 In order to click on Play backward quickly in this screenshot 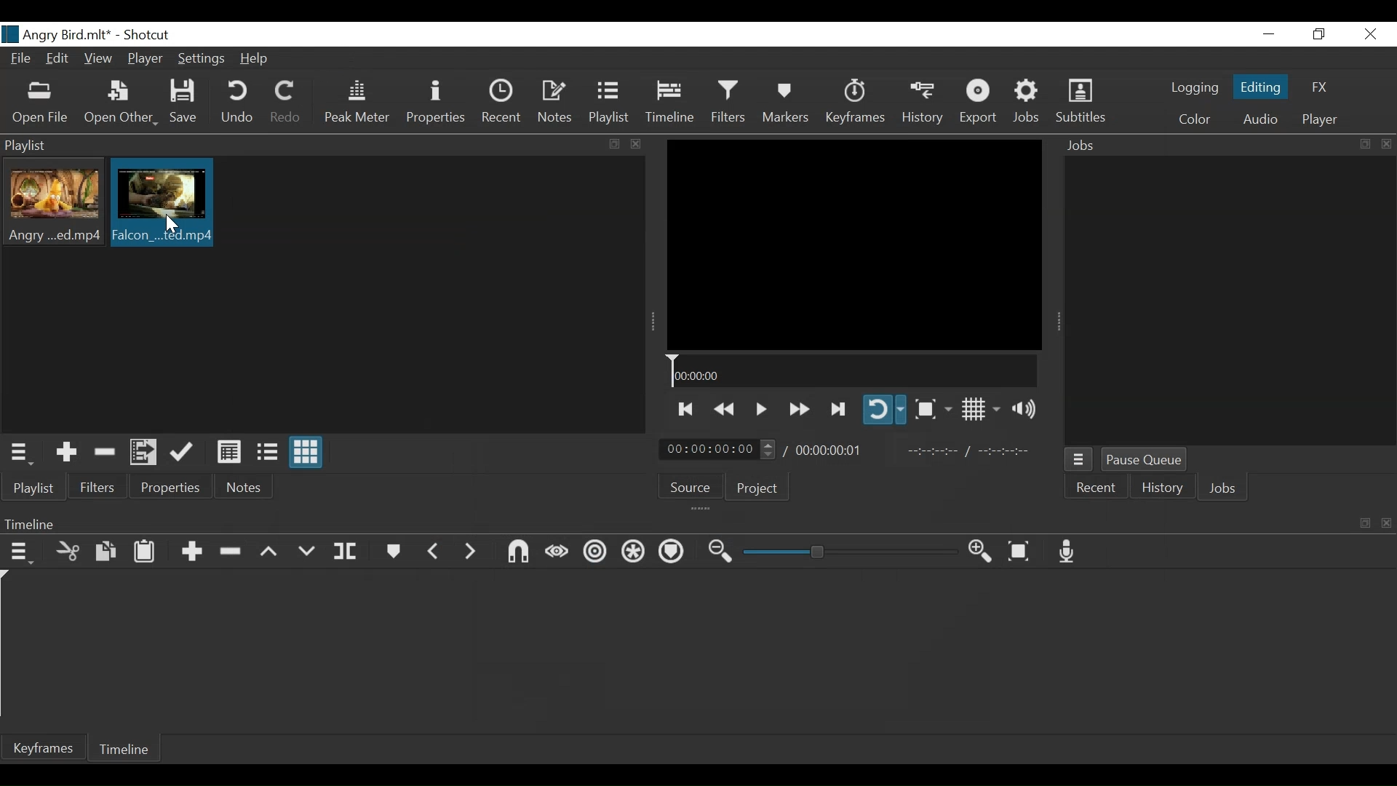, I will do `click(726, 410)`.